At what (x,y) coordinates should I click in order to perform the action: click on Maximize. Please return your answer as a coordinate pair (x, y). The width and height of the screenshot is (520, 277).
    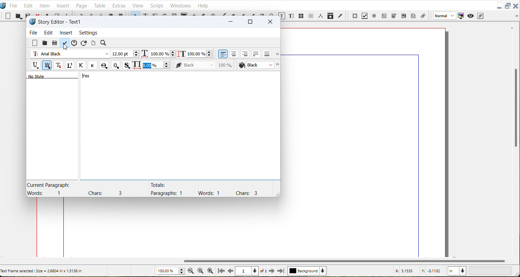
    Looking at the image, I should click on (508, 5).